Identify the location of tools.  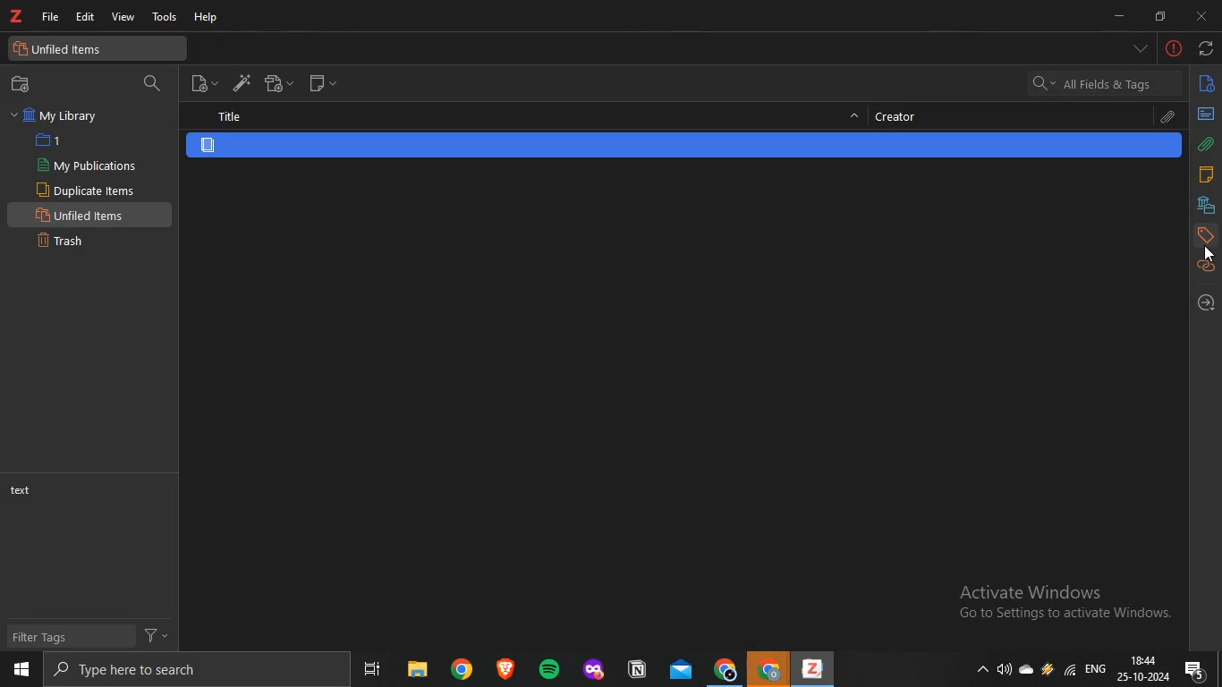
(165, 14).